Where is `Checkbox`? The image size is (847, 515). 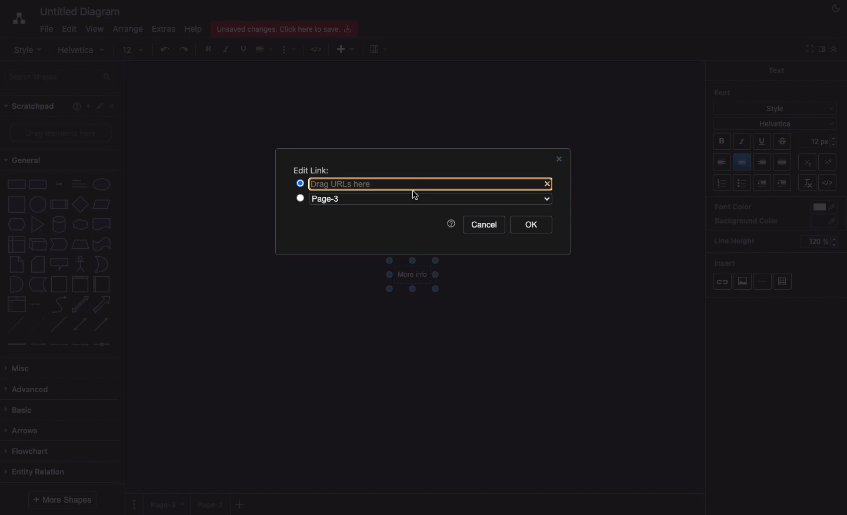 Checkbox is located at coordinates (301, 199).